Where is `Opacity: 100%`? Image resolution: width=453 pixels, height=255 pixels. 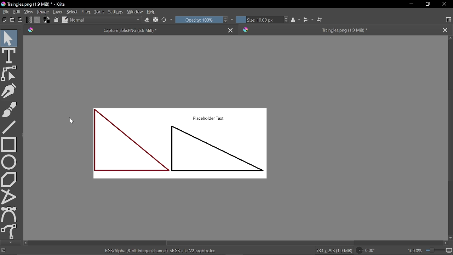 Opacity: 100% is located at coordinates (198, 20).